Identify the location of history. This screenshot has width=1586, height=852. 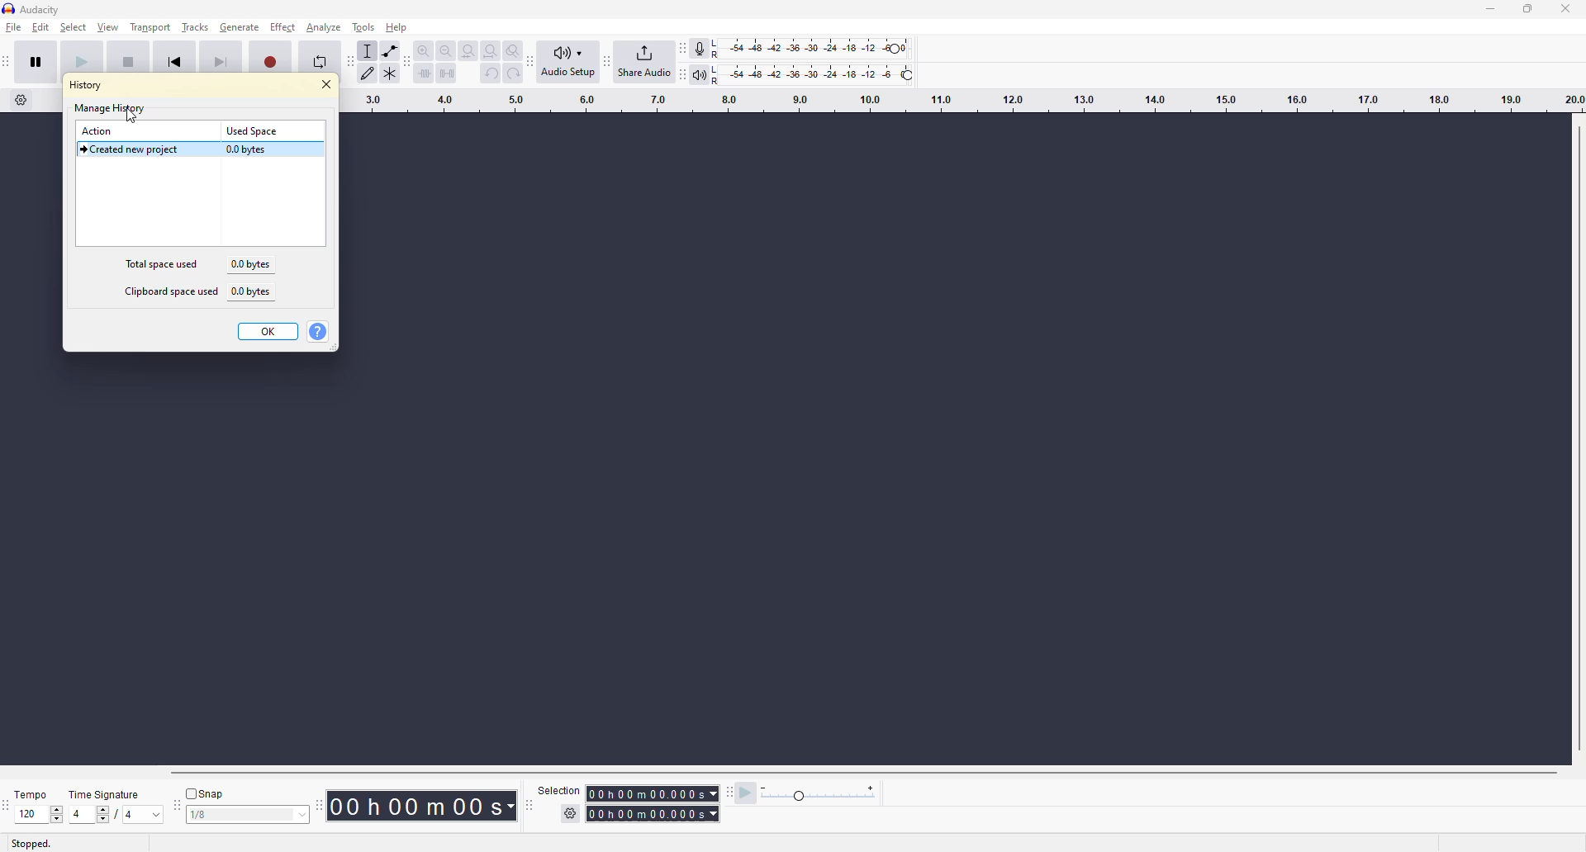
(88, 84).